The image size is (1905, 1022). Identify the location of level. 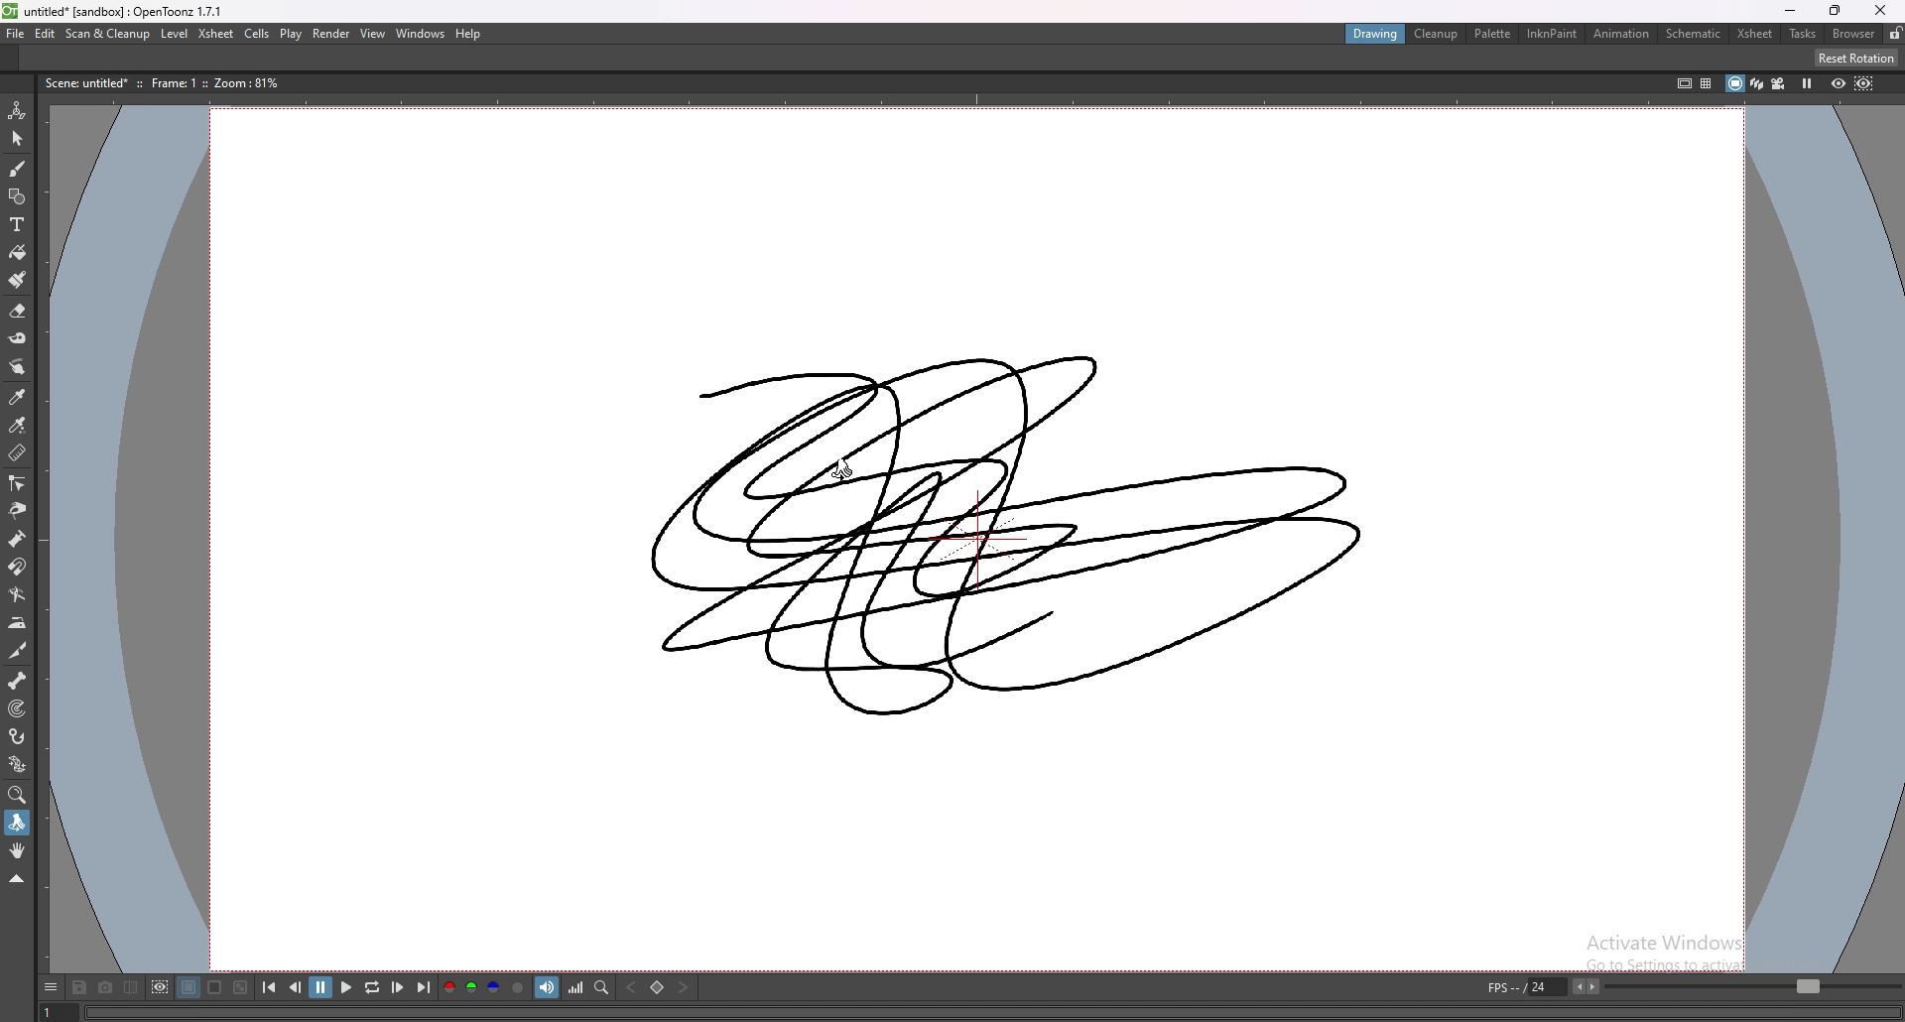
(176, 33).